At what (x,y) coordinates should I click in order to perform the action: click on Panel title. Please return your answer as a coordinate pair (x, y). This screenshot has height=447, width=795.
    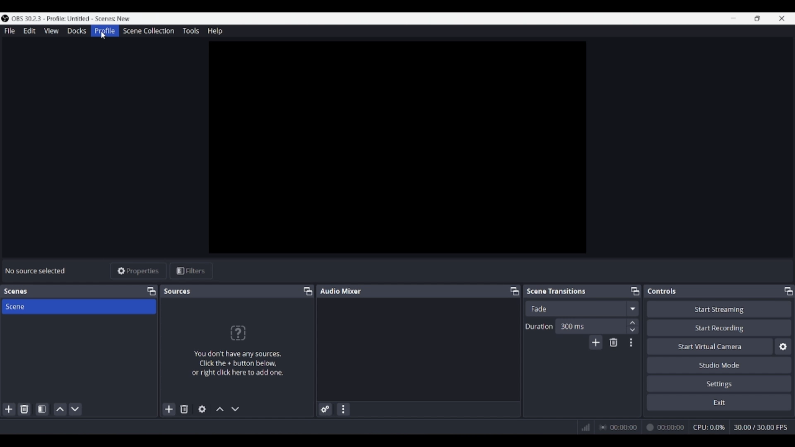
    Looking at the image, I should click on (16, 291).